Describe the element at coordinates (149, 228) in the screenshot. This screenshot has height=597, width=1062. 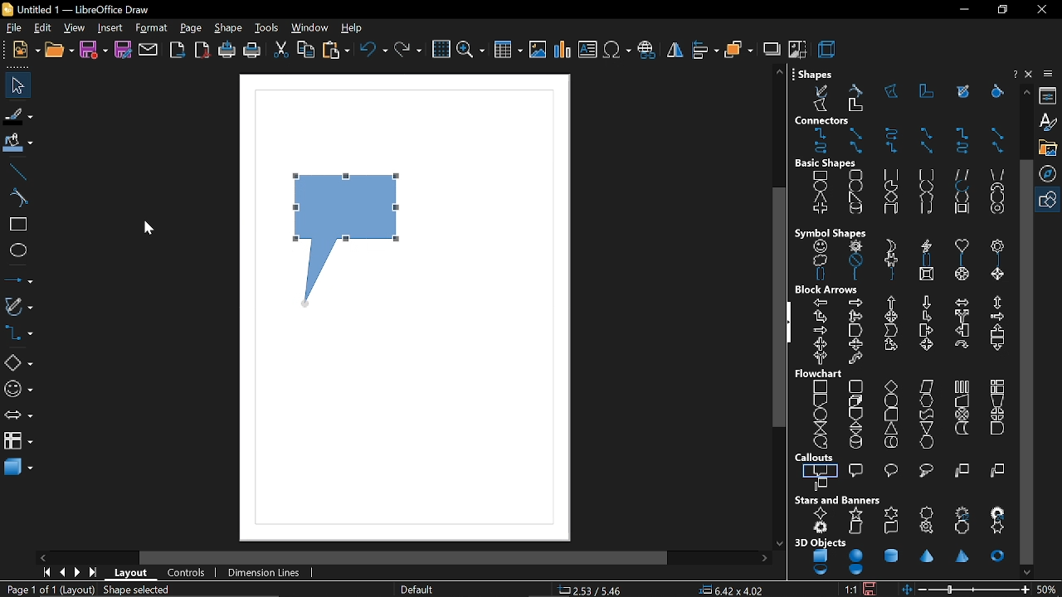
I see `cursor` at that location.